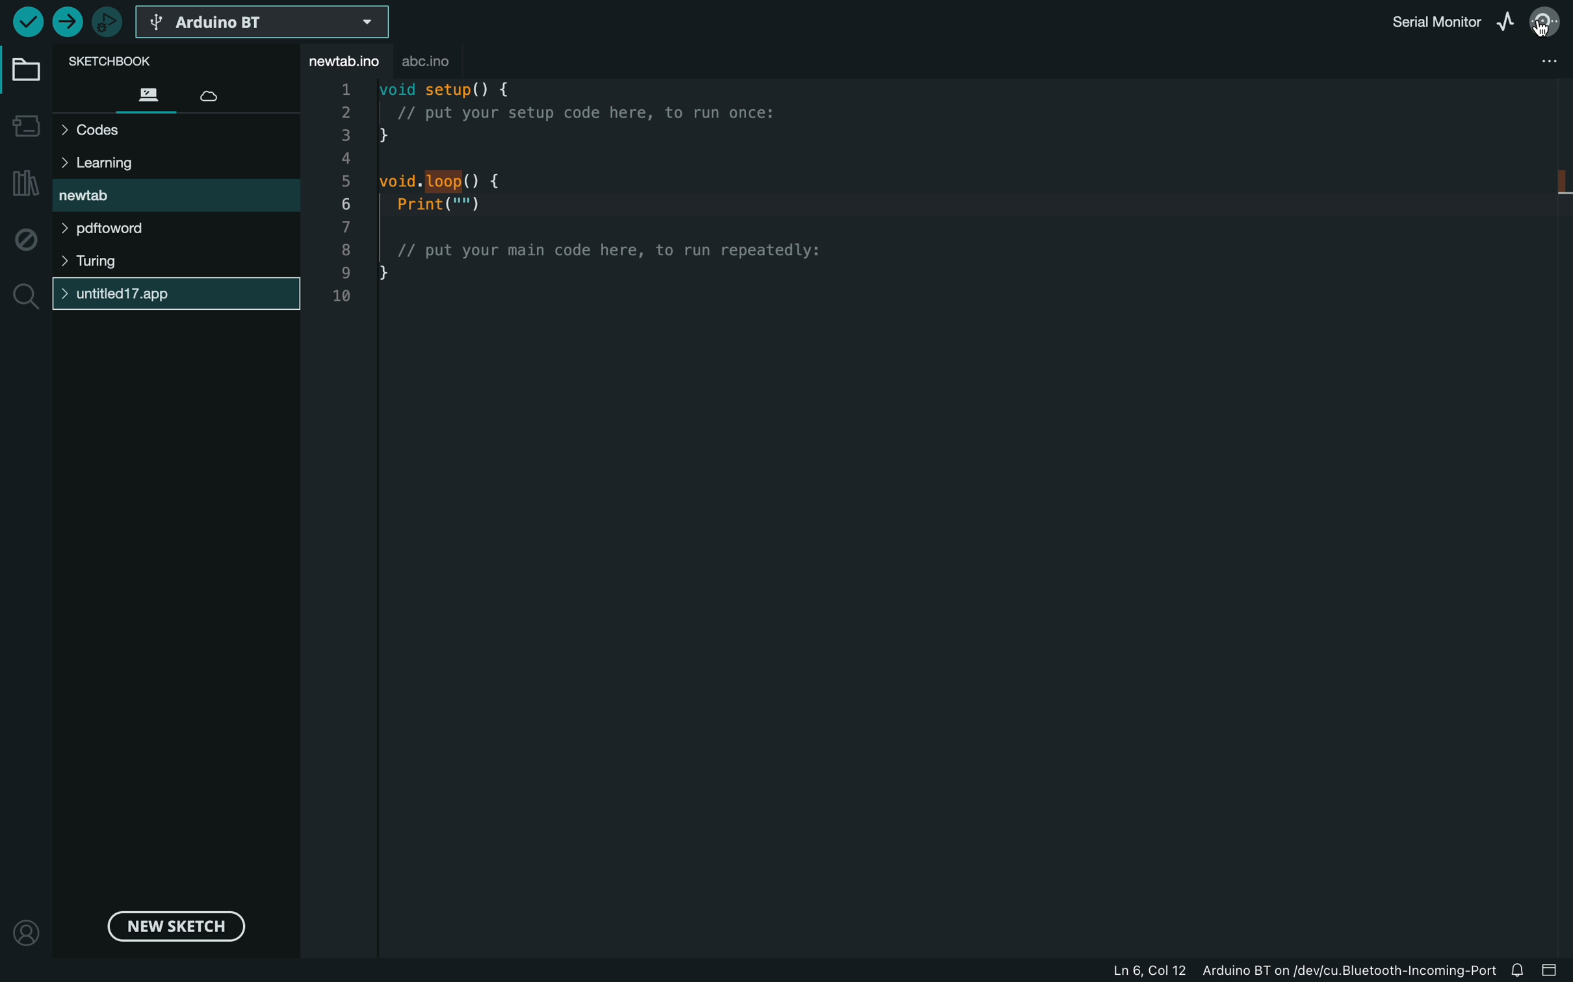  What do you see at coordinates (448, 61) in the screenshot?
I see `abc.ino` at bounding box center [448, 61].